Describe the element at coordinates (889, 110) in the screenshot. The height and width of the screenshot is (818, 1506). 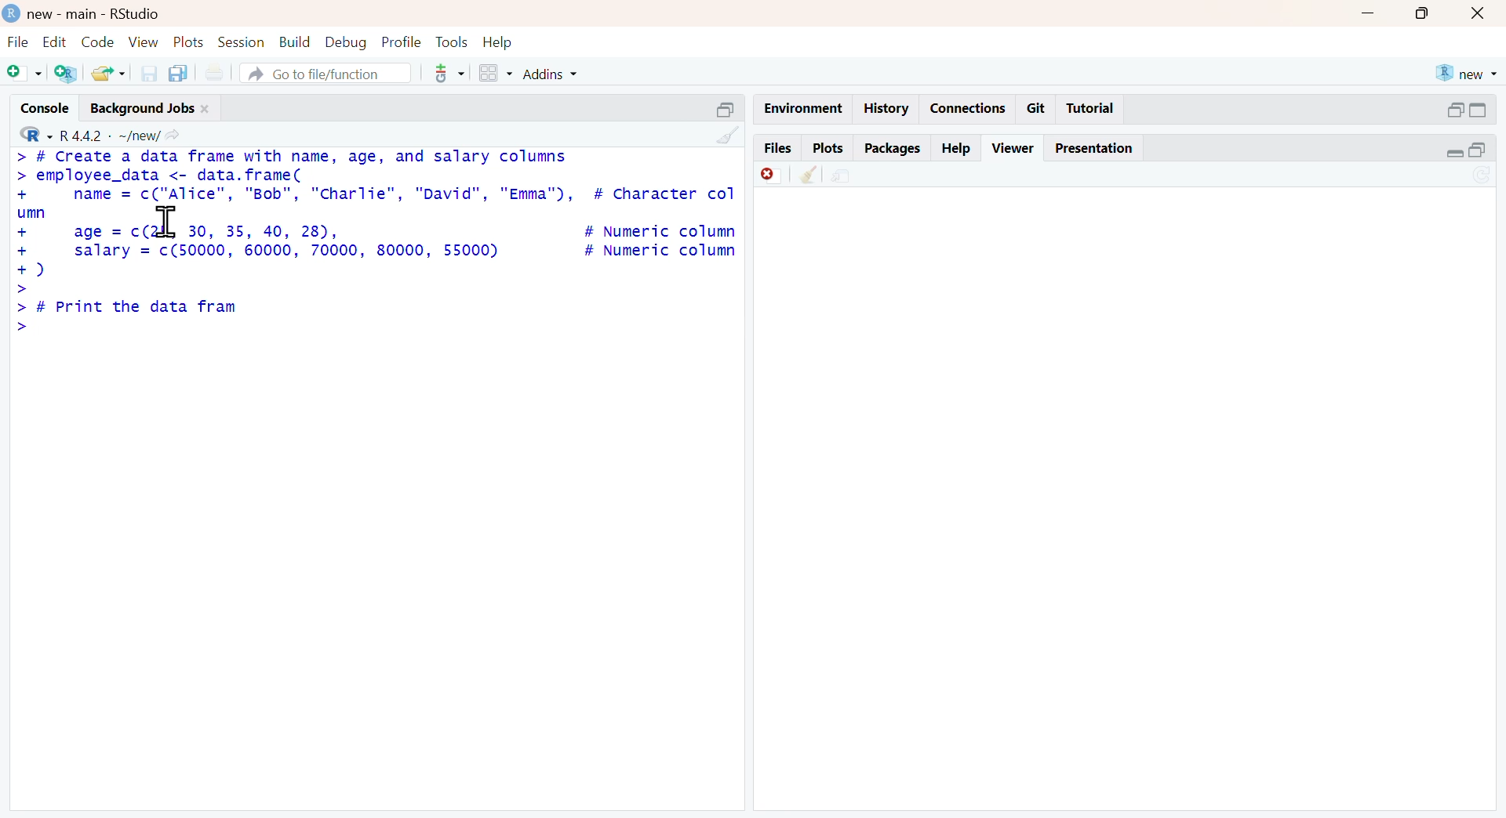
I see `History` at that location.